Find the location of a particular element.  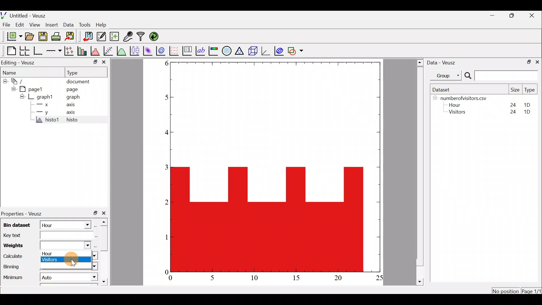

No position is located at coordinates (506, 290).